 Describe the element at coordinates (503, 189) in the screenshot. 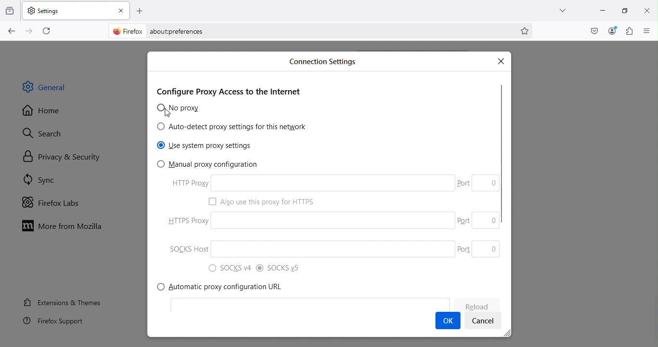

I see `Scroll bar` at that location.